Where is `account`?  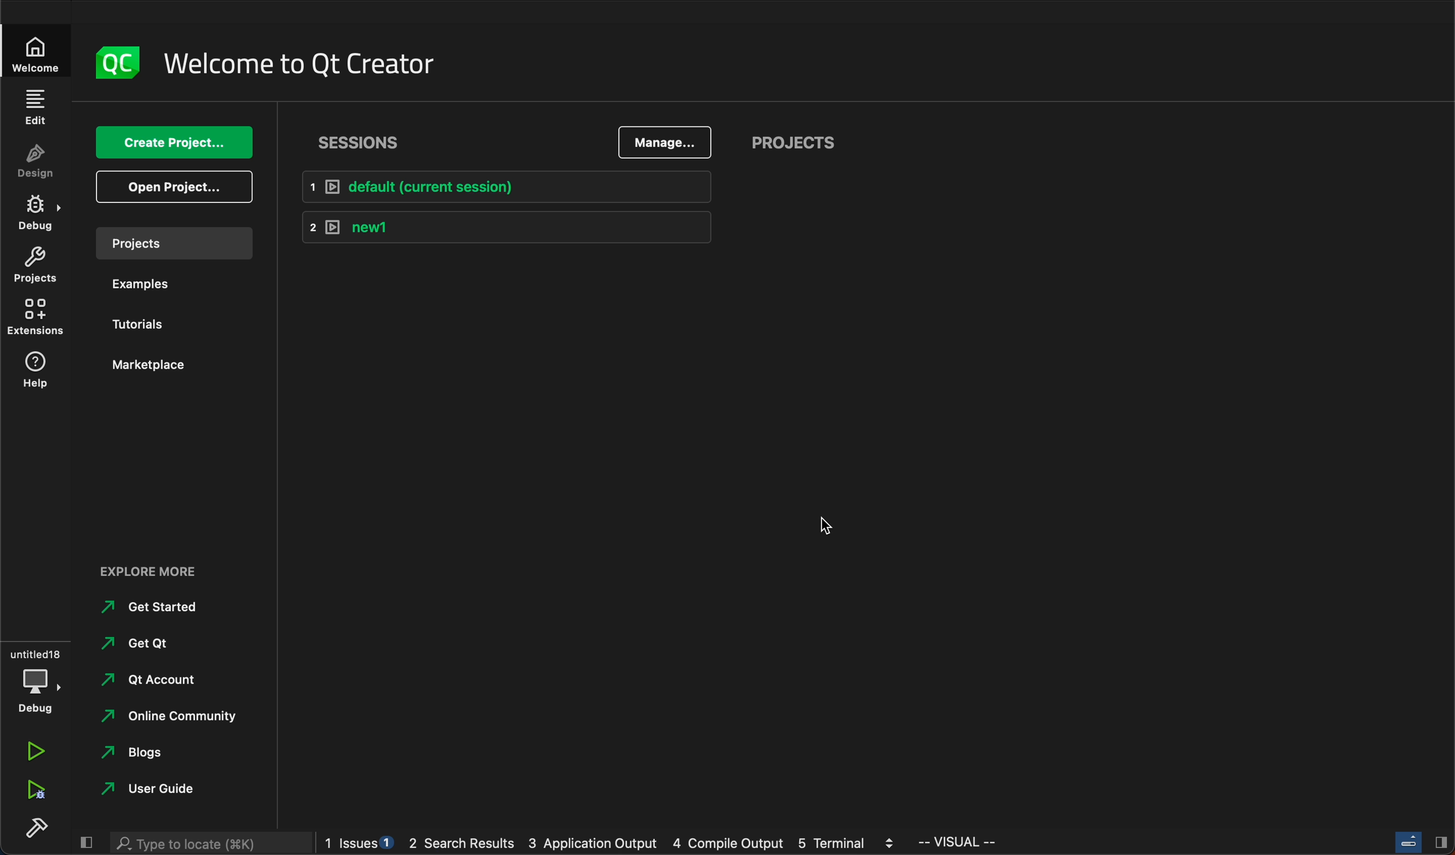
account is located at coordinates (155, 676).